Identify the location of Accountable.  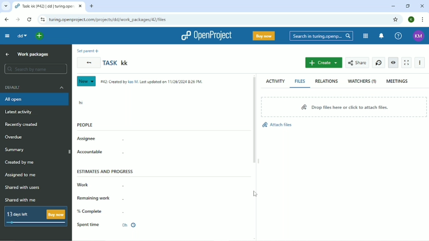
(90, 152).